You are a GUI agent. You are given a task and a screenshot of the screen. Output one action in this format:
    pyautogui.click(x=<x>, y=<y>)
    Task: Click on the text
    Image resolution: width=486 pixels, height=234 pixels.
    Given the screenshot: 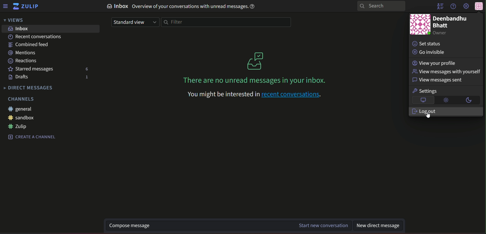 What is the action you would take?
    pyautogui.click(x=438, y=63)
    